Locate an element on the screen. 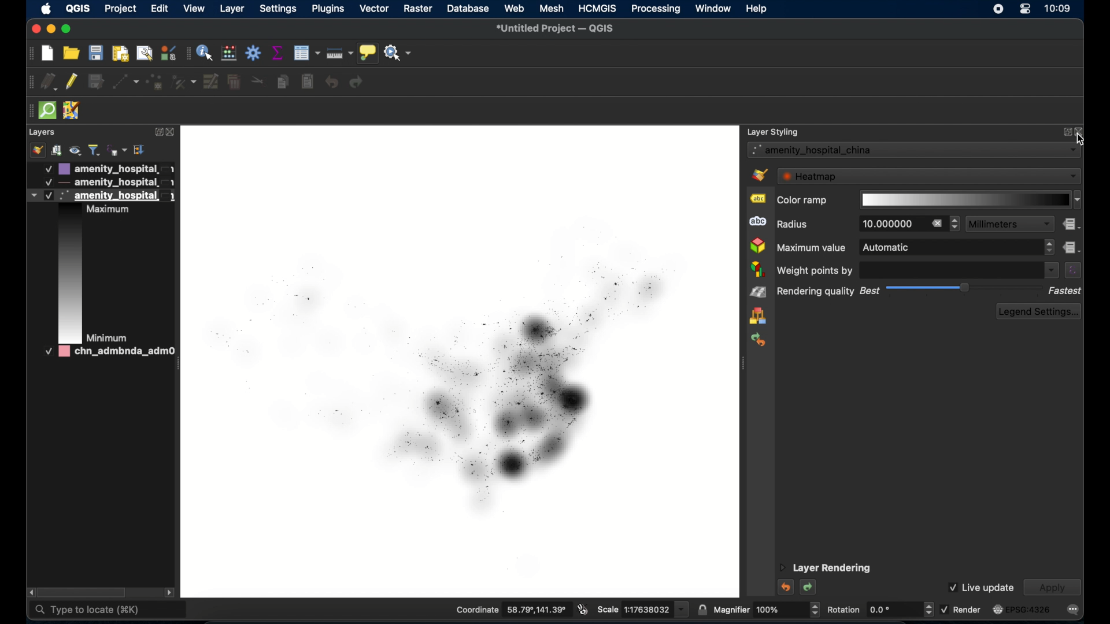 The height and width of the screenshot is (624, 1110). filter legend by expression is located at coordinates (116, 150).